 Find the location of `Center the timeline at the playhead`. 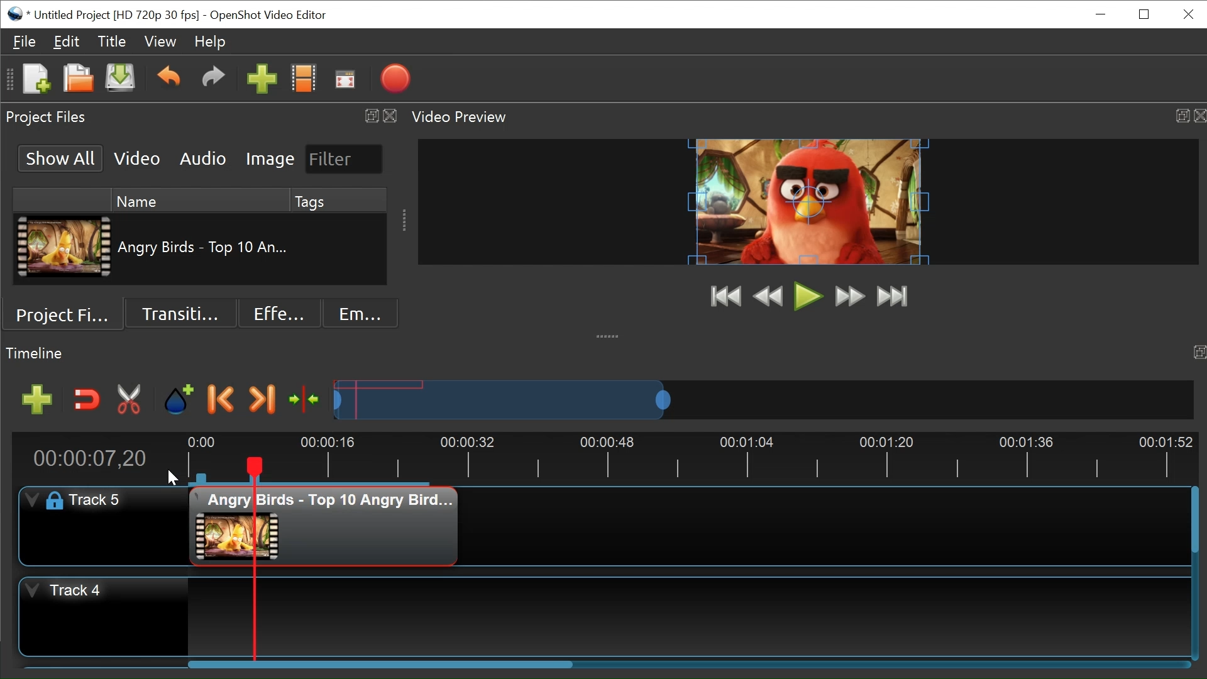

Center the timeline at the playhead is located at coordinates (306, 400).